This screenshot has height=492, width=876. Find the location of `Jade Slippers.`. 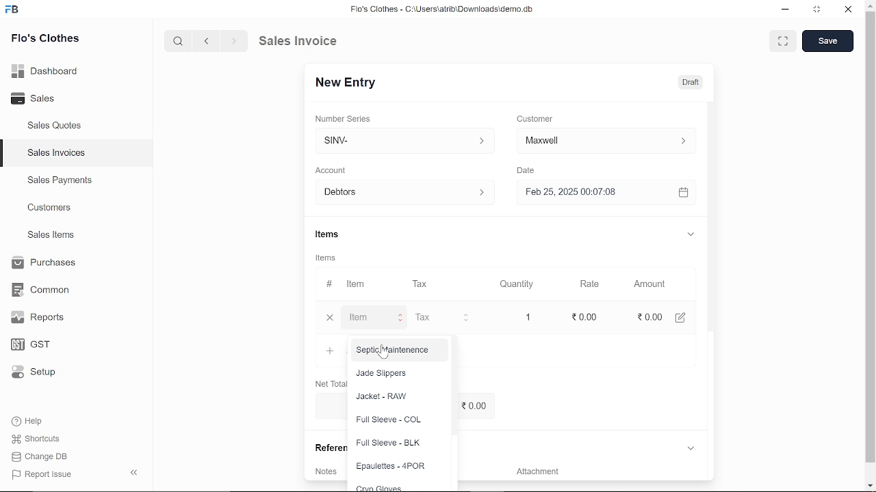

Jade Slippers. is located at coordinates (382, 374).